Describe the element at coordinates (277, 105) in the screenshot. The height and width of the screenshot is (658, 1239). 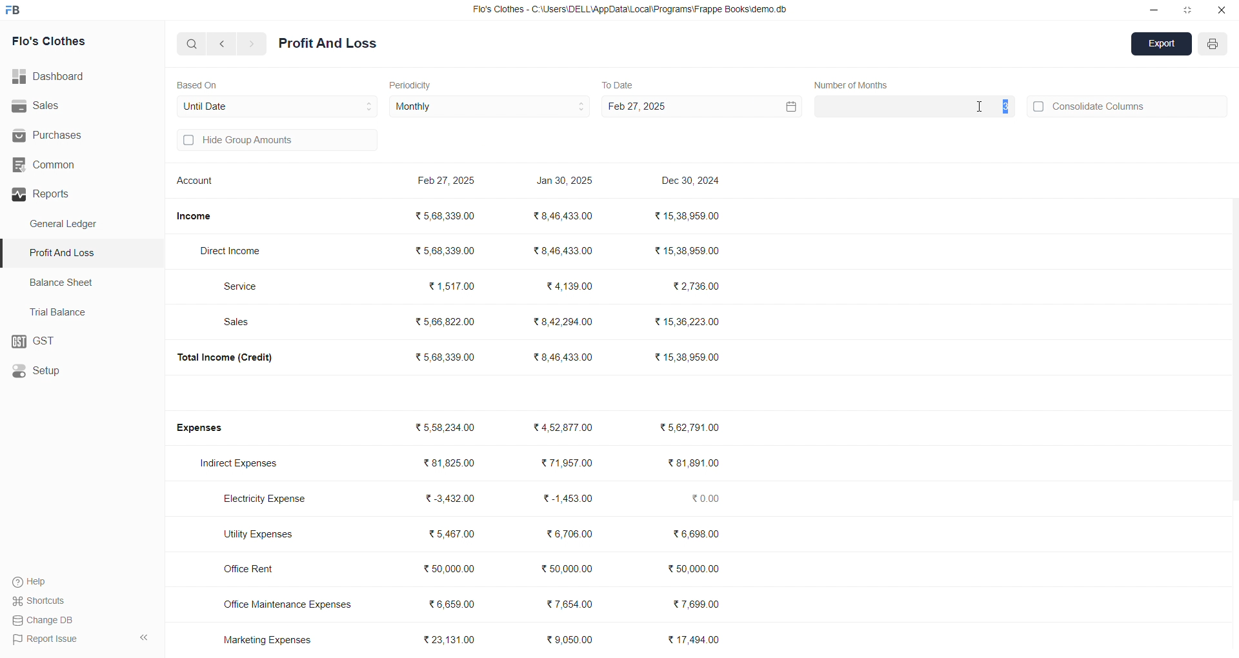
I see `Until Date` at that location.